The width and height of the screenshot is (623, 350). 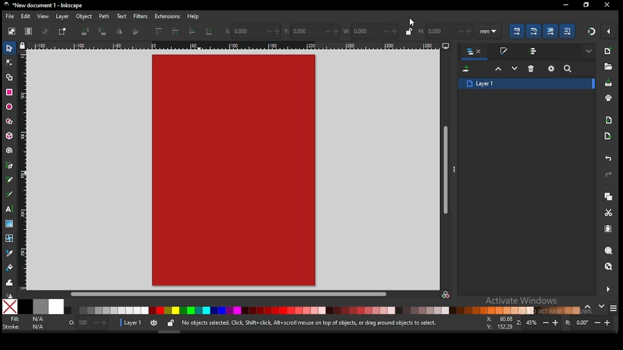 What do you see at coordinates (229, 294) in the screenshot?
I see `scroll bar` at bounding box center [229, 294].